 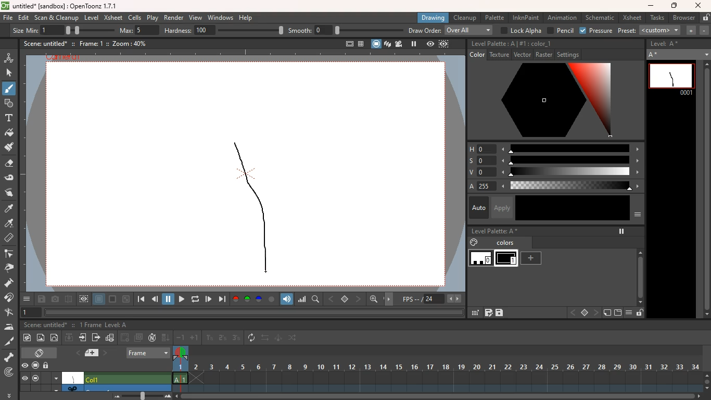 What do you see at coordinates (503, 207) in the screenshot?
I see `apply` at bounding box center [503, 207].